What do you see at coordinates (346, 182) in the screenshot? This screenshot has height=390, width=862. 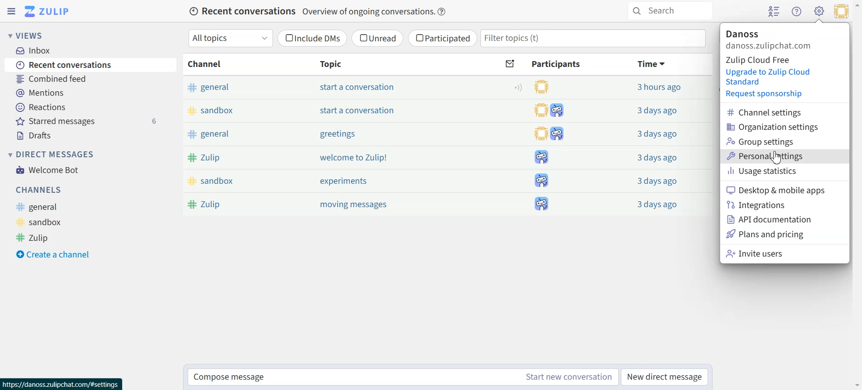 I see `experiments` at bounding box center [346, 182].